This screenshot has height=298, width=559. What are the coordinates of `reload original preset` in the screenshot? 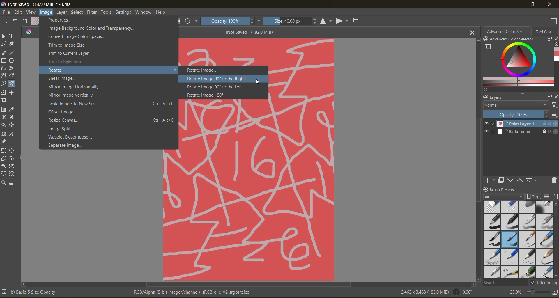 It's located at (189, 20).